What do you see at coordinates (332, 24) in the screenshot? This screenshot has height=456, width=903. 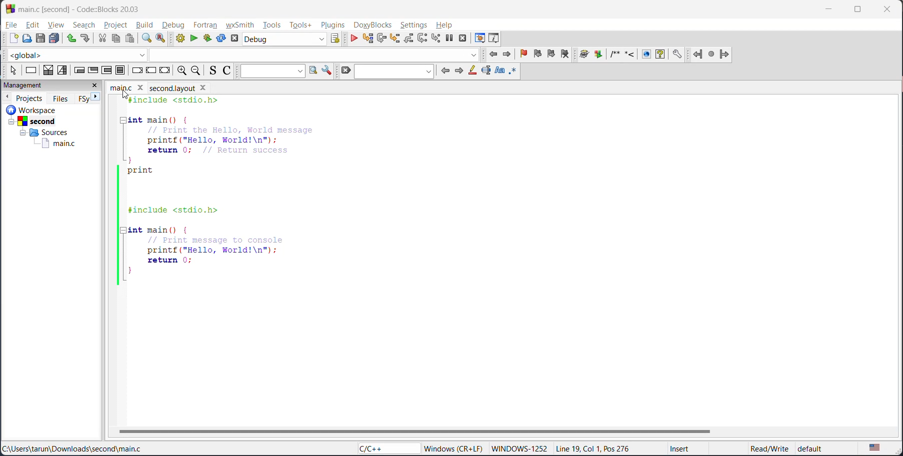 I see `plugins` at bounding box center [332, 24].